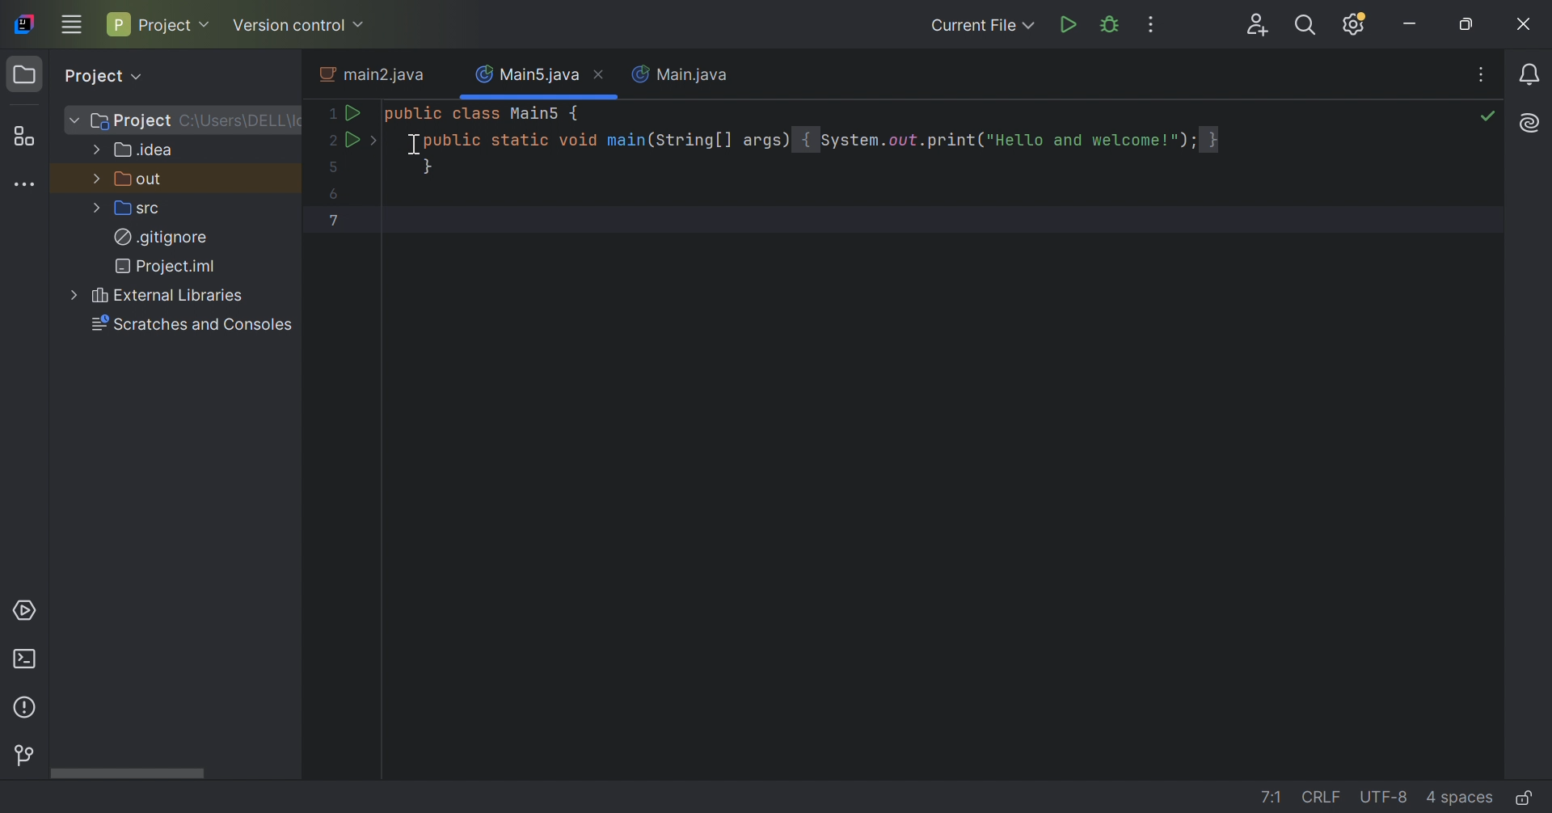 The image size is (1552, 813). What do you see at coordinates (136, 208) in the screenshot?
I see `src` at bounding box center [136, 208].